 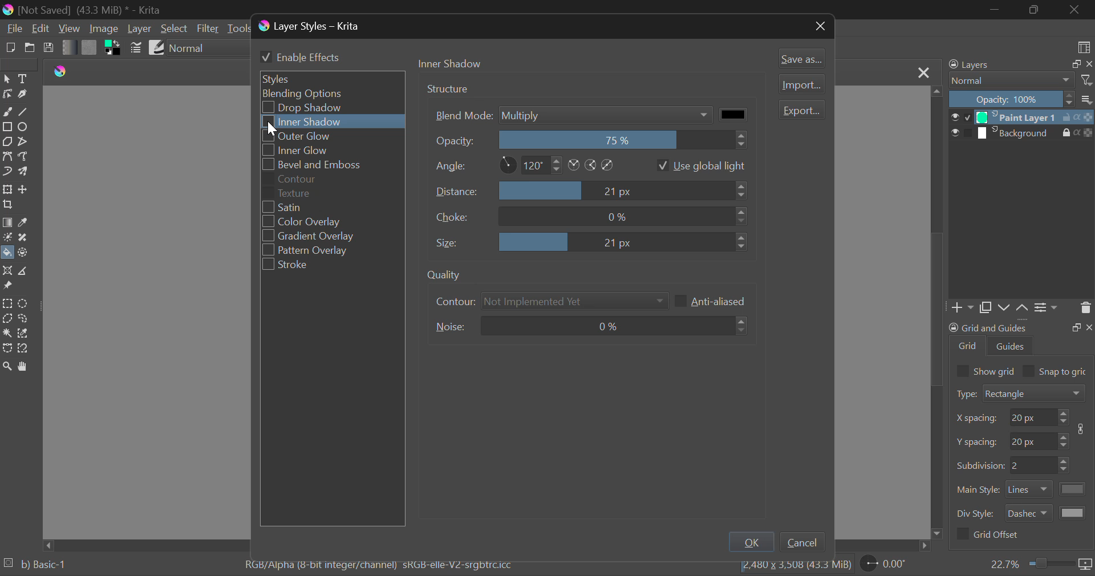 I want to click on Drop Shadow, so click(x=331, y=106).